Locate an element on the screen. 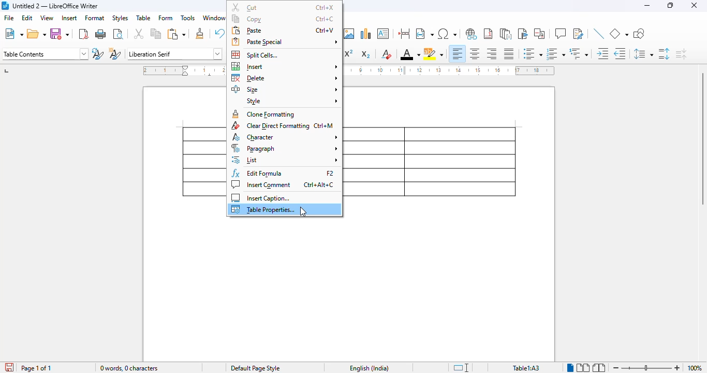 This screenshot has width=707, height=373. insert endnote is located at coordinates (506, 33).